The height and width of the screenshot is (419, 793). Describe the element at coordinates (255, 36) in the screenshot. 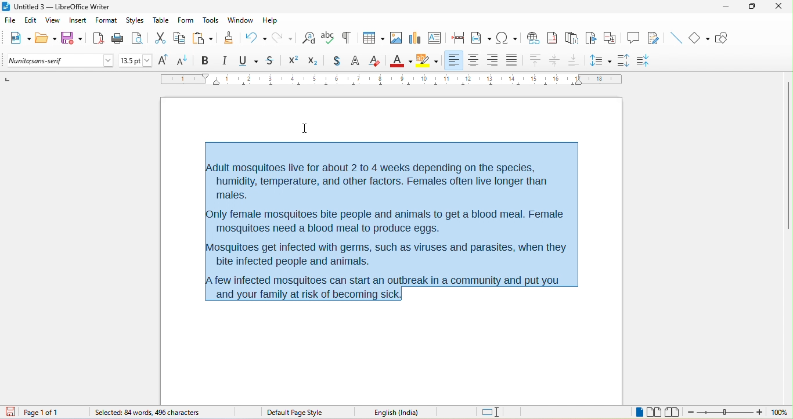

I see `undo` at that location.